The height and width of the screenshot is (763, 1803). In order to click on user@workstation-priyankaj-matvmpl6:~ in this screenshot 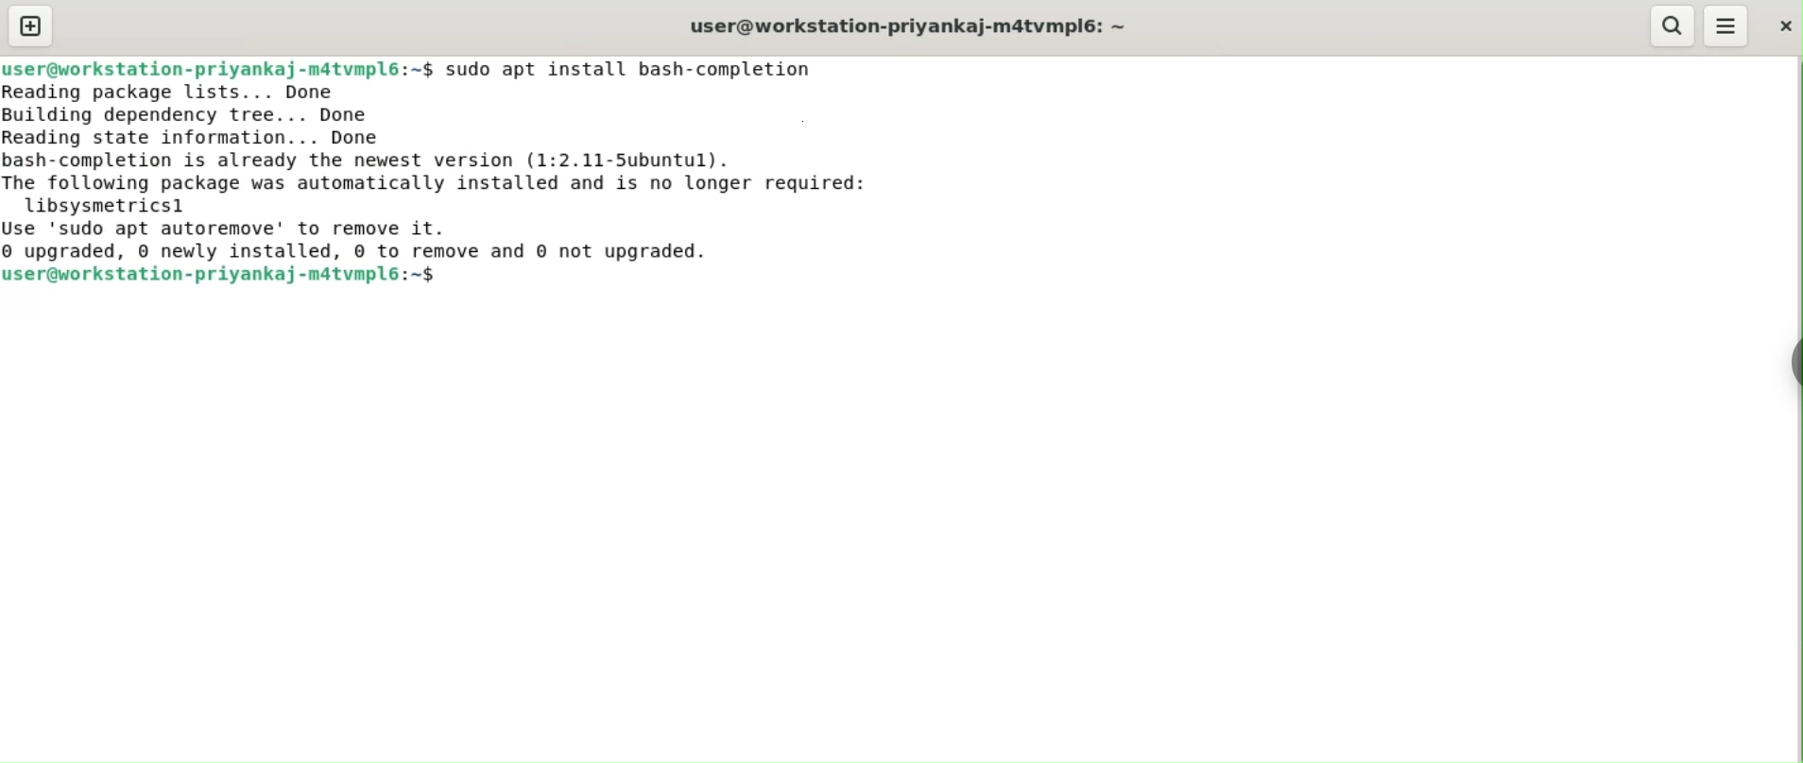, I will do `click(203, 65)`.